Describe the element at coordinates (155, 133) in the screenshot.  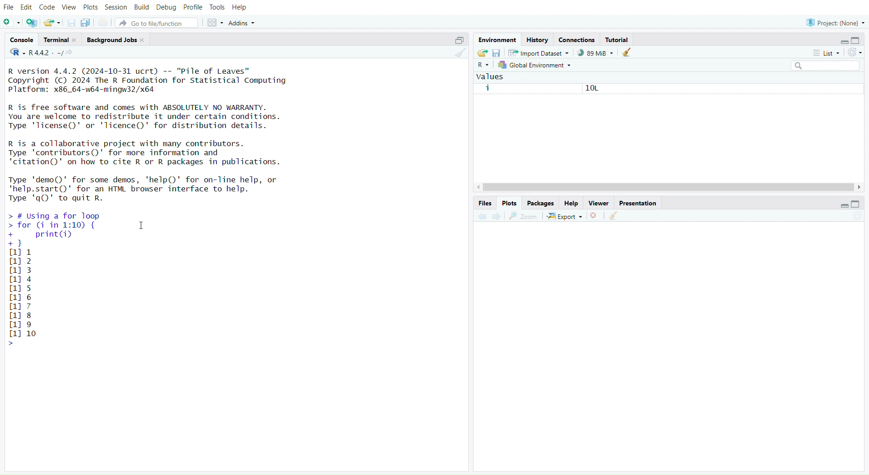
I see `R version 4.4.2 (2024-10-31 ucrt) -- "Pile of Leaves"
Copyright (C) 2024 The R Foundation for Statistical Computing
Platform: x86_64-w64-mingw32/x64
R is free software and comes with ABSOLUTELY NO WARRANTY.
You are welcome to redistribute it under certain conditions.
Type 'license()' or 'licence()' for distribution details.
R is a collaborative project with many contributors.
Type 'contributors()' for more information and
"citation()' on how to cite R or R packages in publications.
Type 'demo()' for some demos, 'help()' for on-line help, or
"help.start()' for an HTML browser interface to help.
Type 'q()' to quit R.
-

I` at that location.